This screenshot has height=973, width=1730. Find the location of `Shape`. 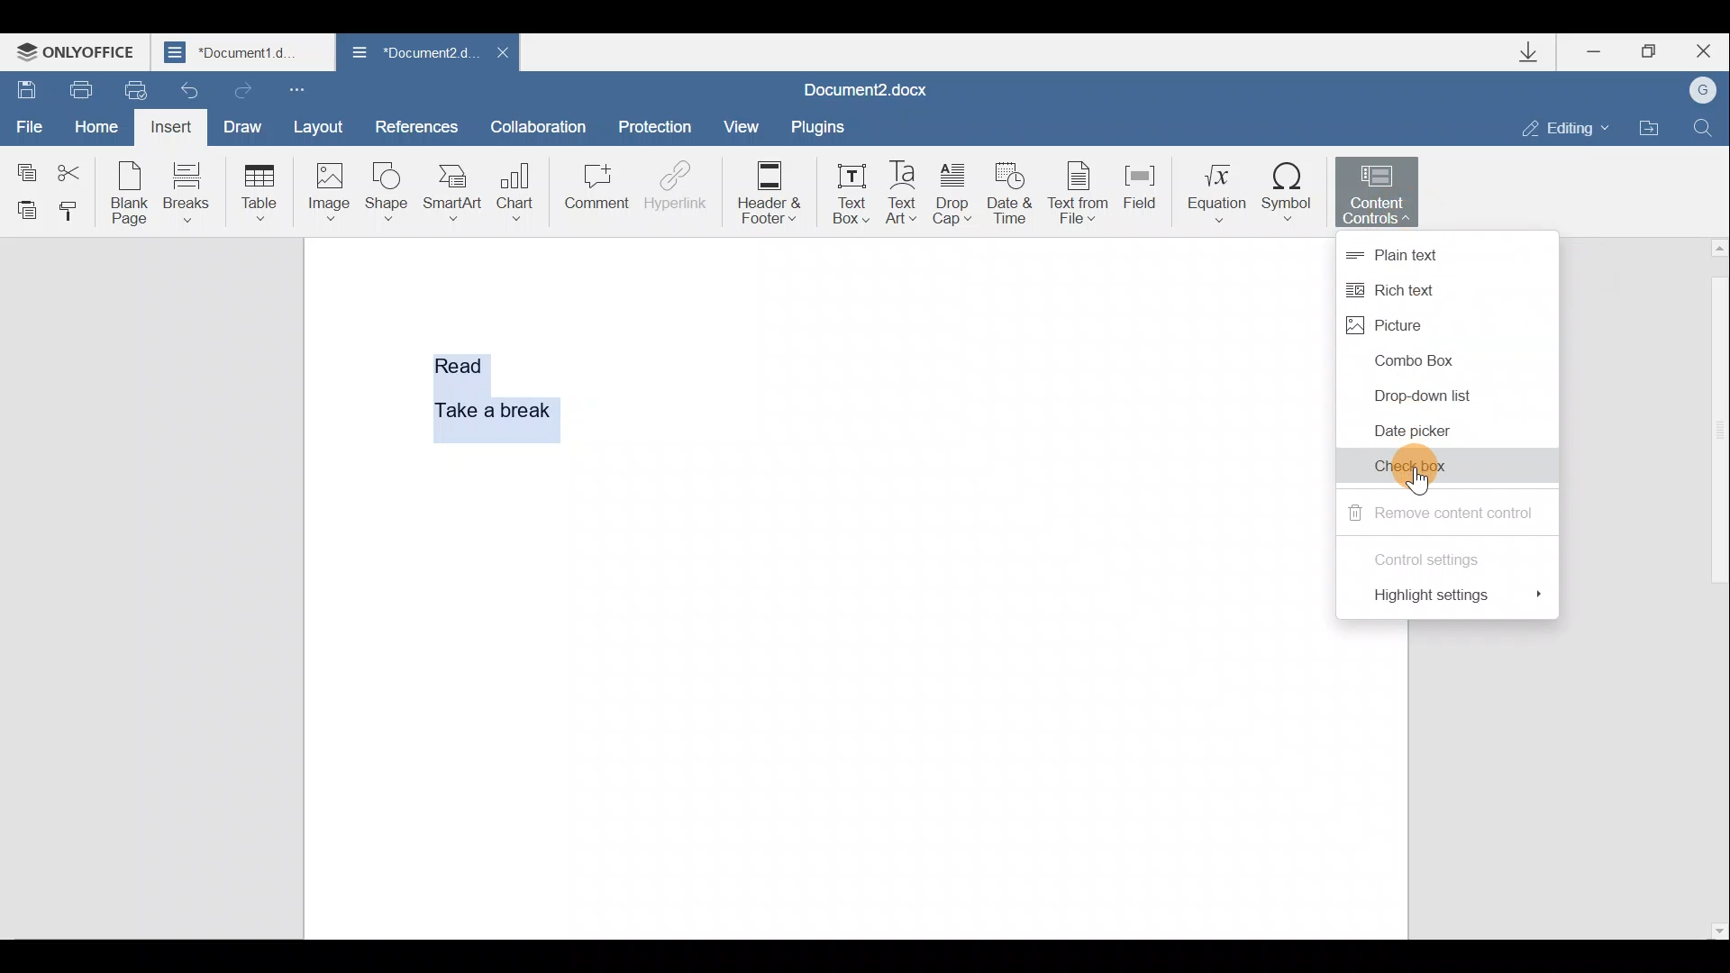

Shape is located at coordinates (384, 193).